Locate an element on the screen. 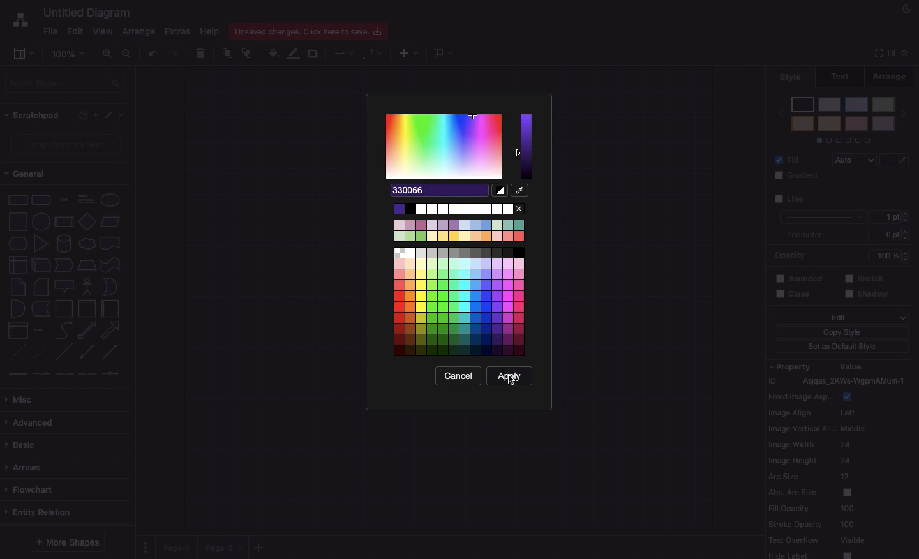  line is located at coordinates (64, 352).